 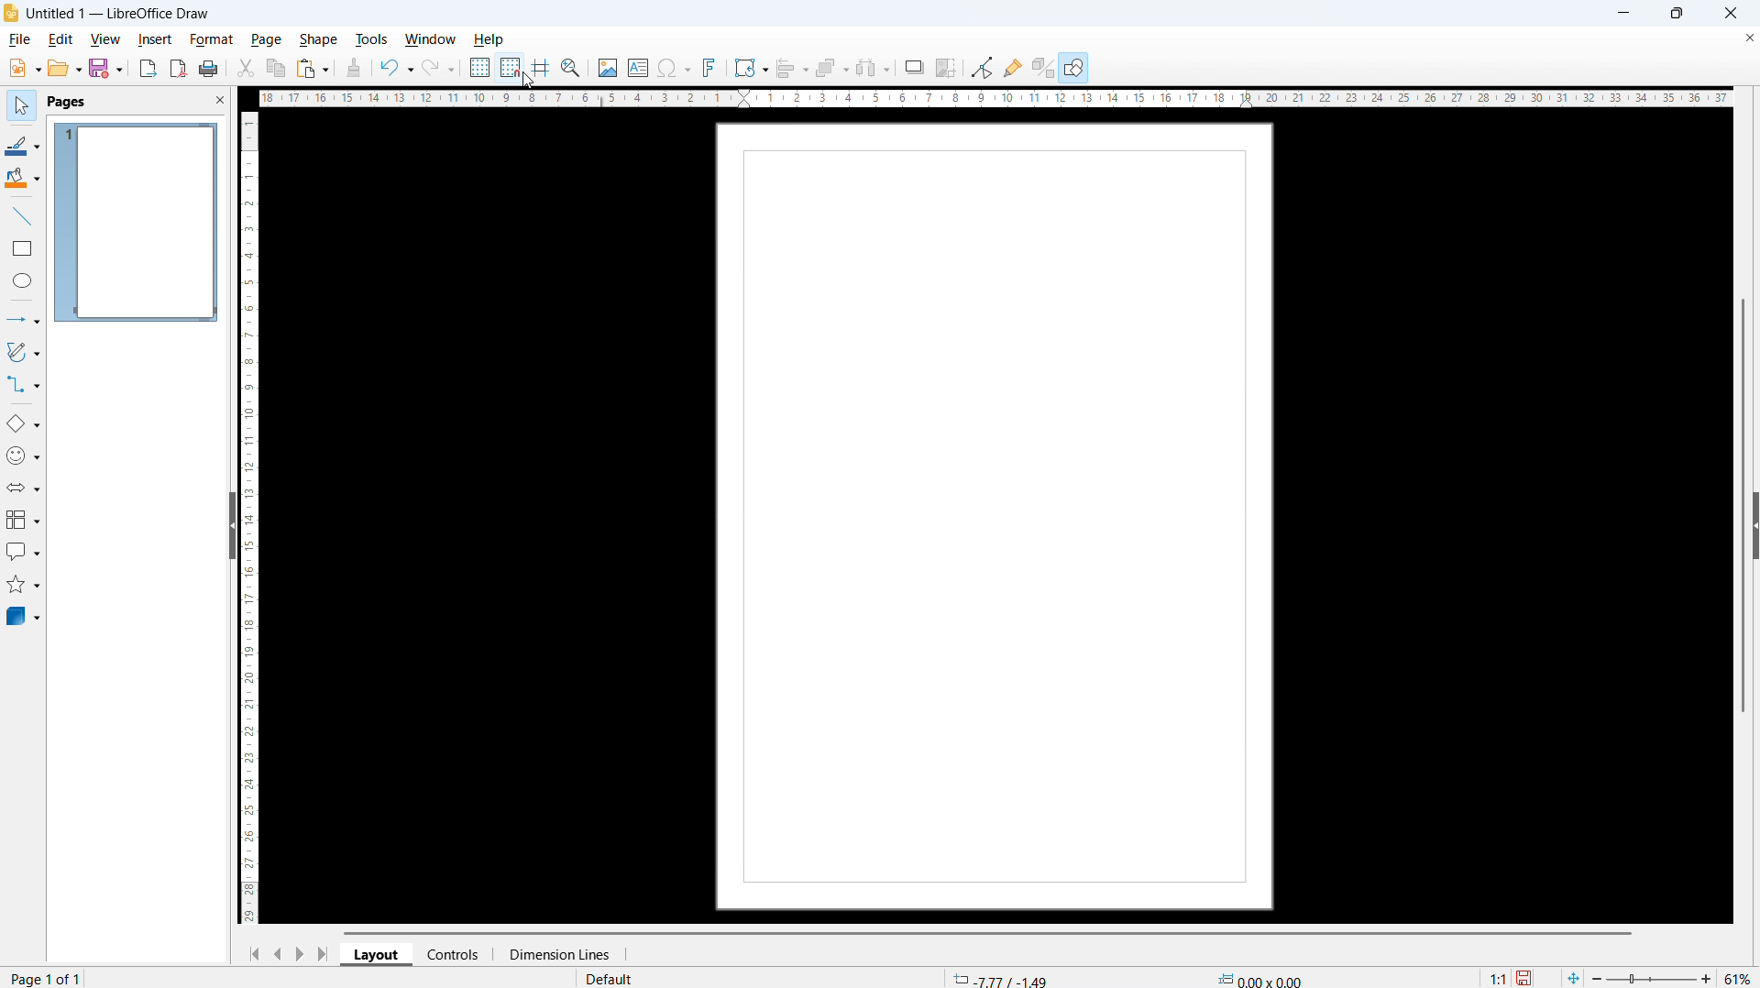 What do you see at coordinates (219, 99) in the screenshot?
I see `close pane` at bounding box center [219, 99].